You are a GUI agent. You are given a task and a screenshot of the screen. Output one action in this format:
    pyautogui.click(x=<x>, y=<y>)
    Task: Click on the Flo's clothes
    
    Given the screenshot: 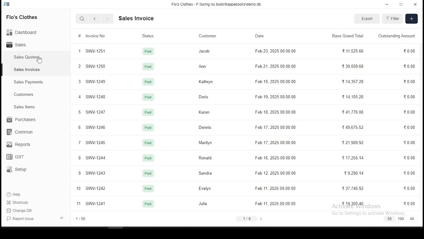 What is the action you would take?
    pyautogui.click(x=27, y=18)
    